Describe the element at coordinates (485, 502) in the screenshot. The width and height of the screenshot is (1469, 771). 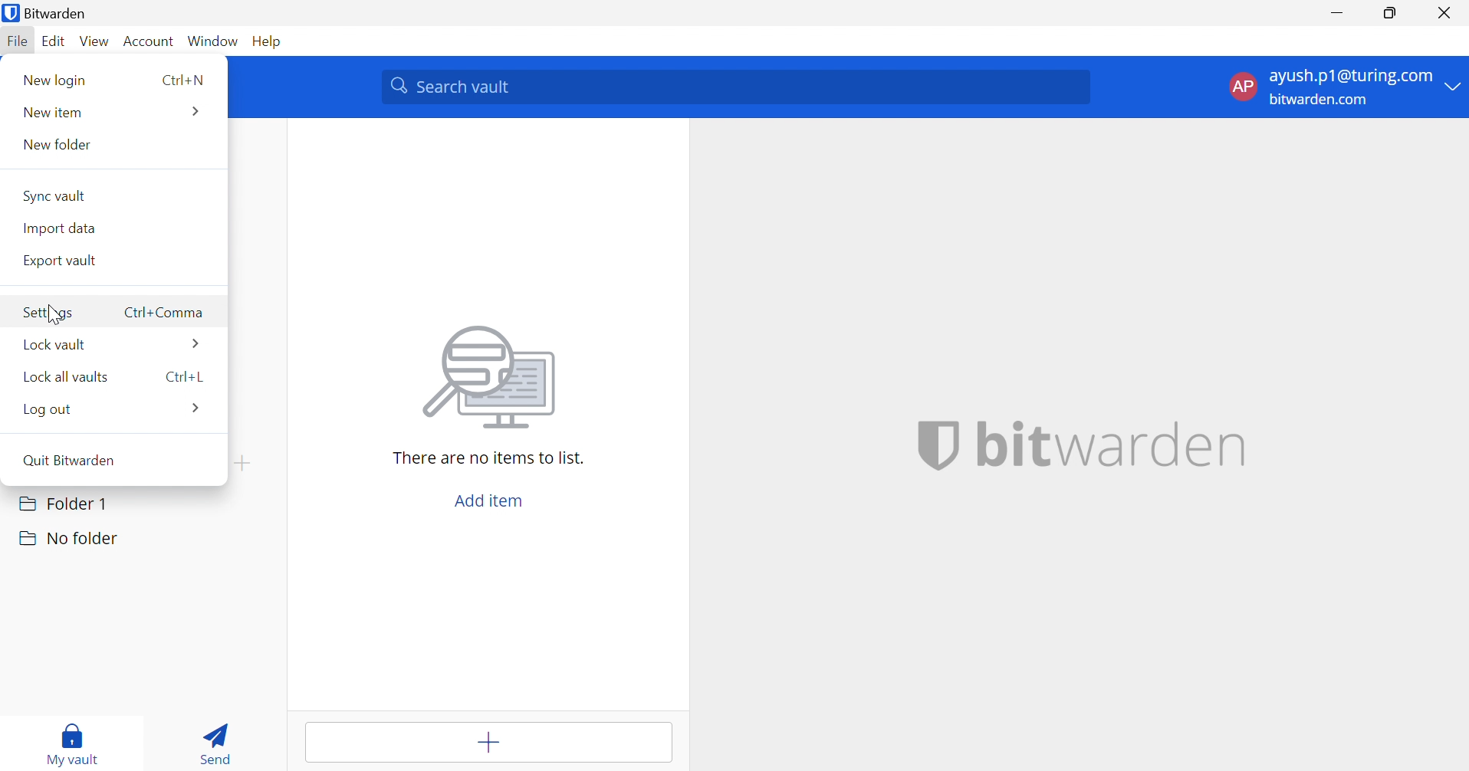
I see `Add iitem` at that location.